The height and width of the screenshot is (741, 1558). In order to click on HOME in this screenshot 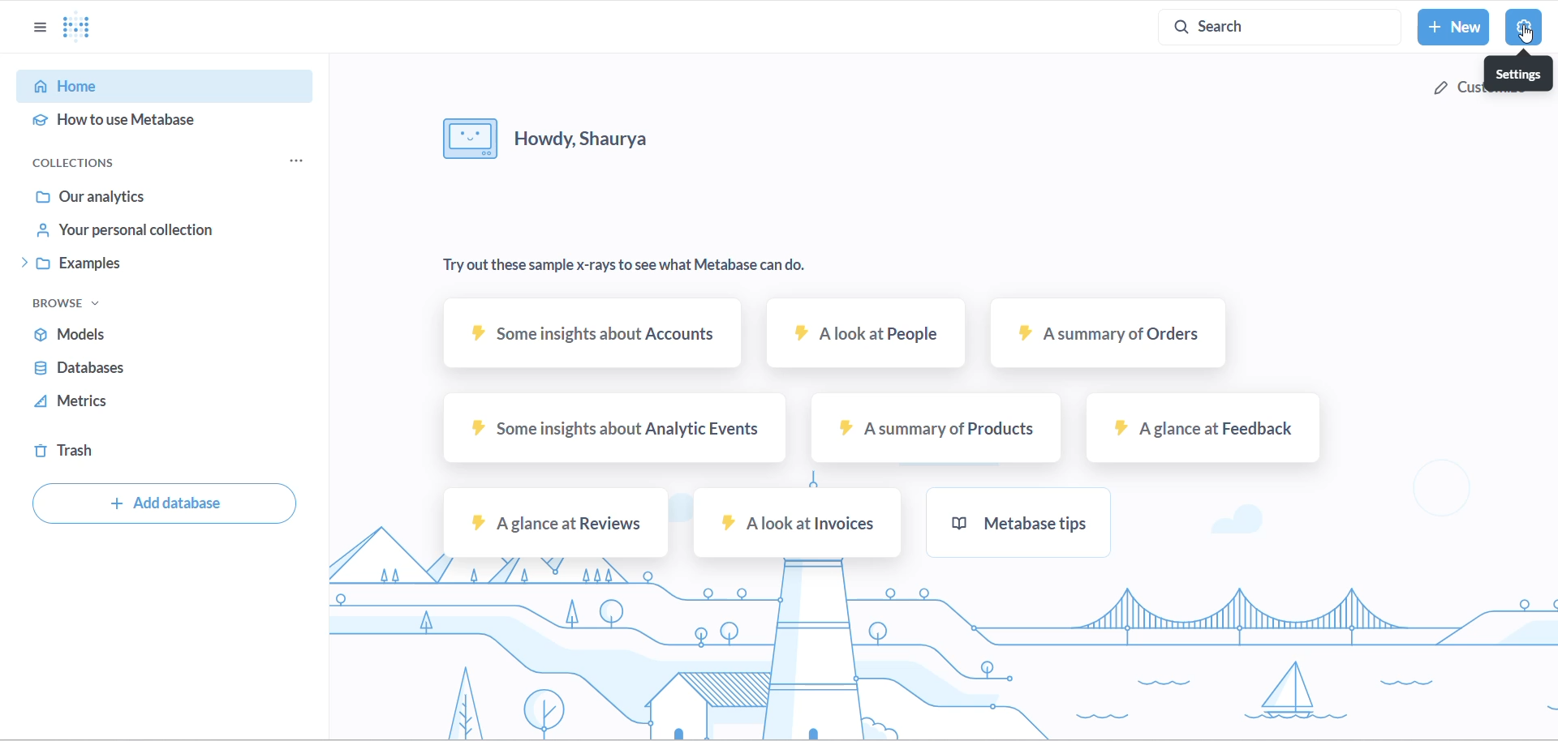, I will do `click(143, 86)`.